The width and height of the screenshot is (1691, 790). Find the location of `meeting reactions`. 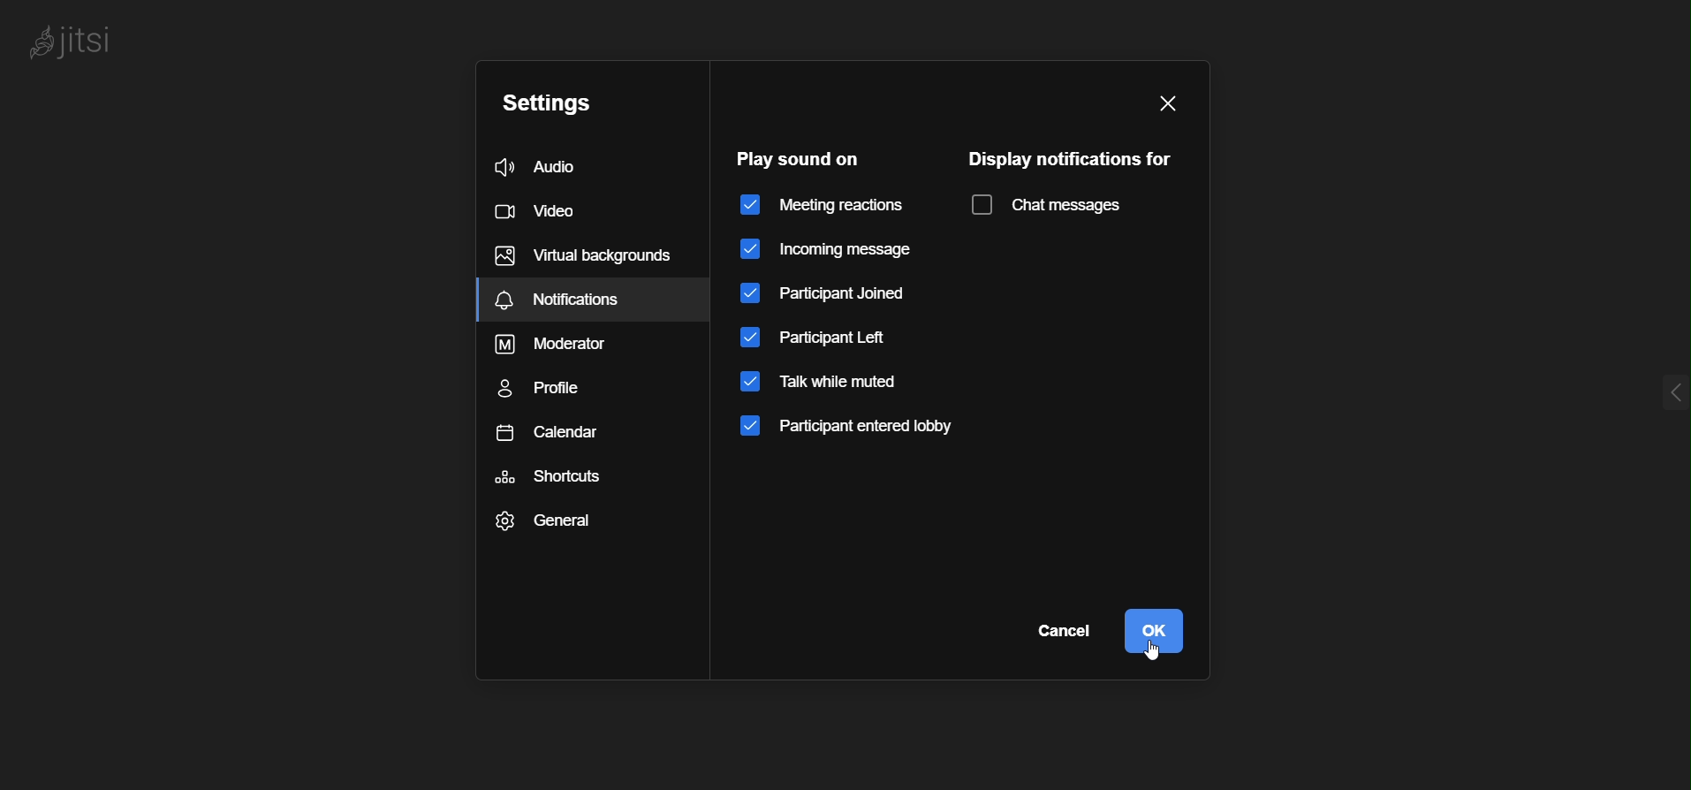

meeting reactions is located at coordinates (824, 207).